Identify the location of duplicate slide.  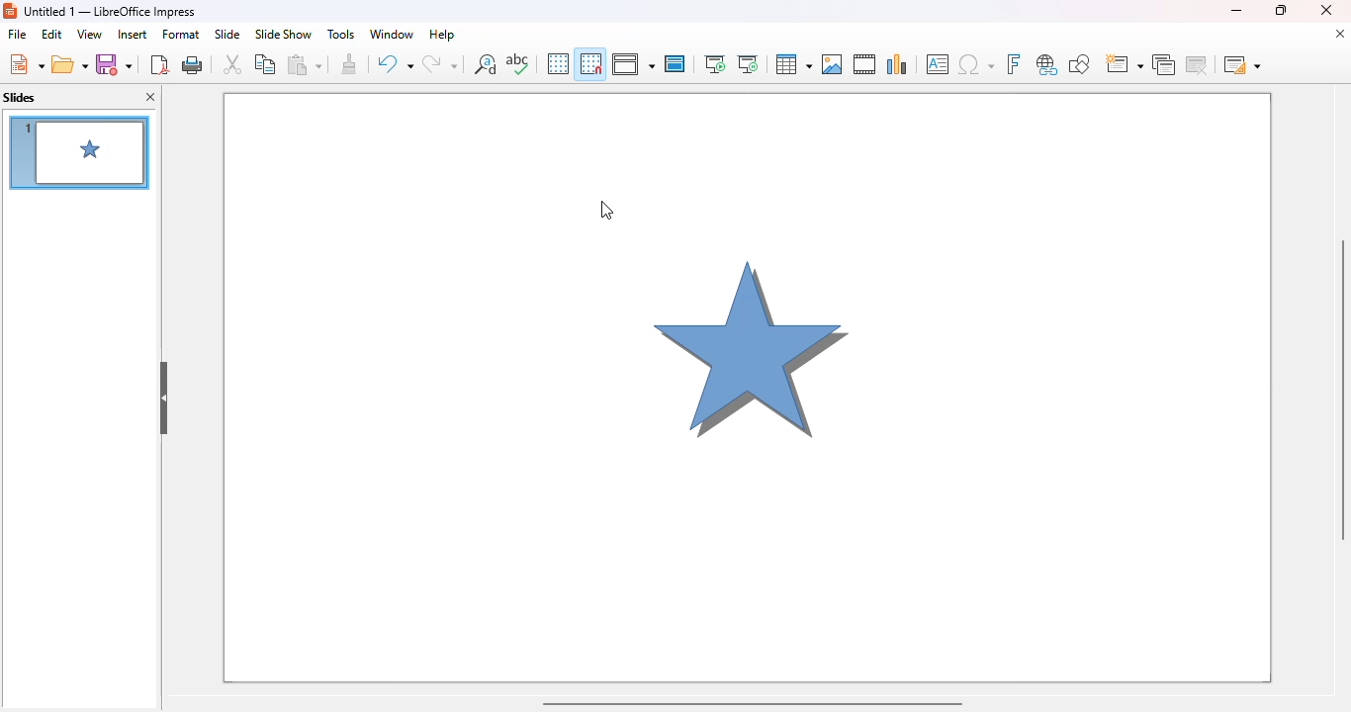
(1163, 64).